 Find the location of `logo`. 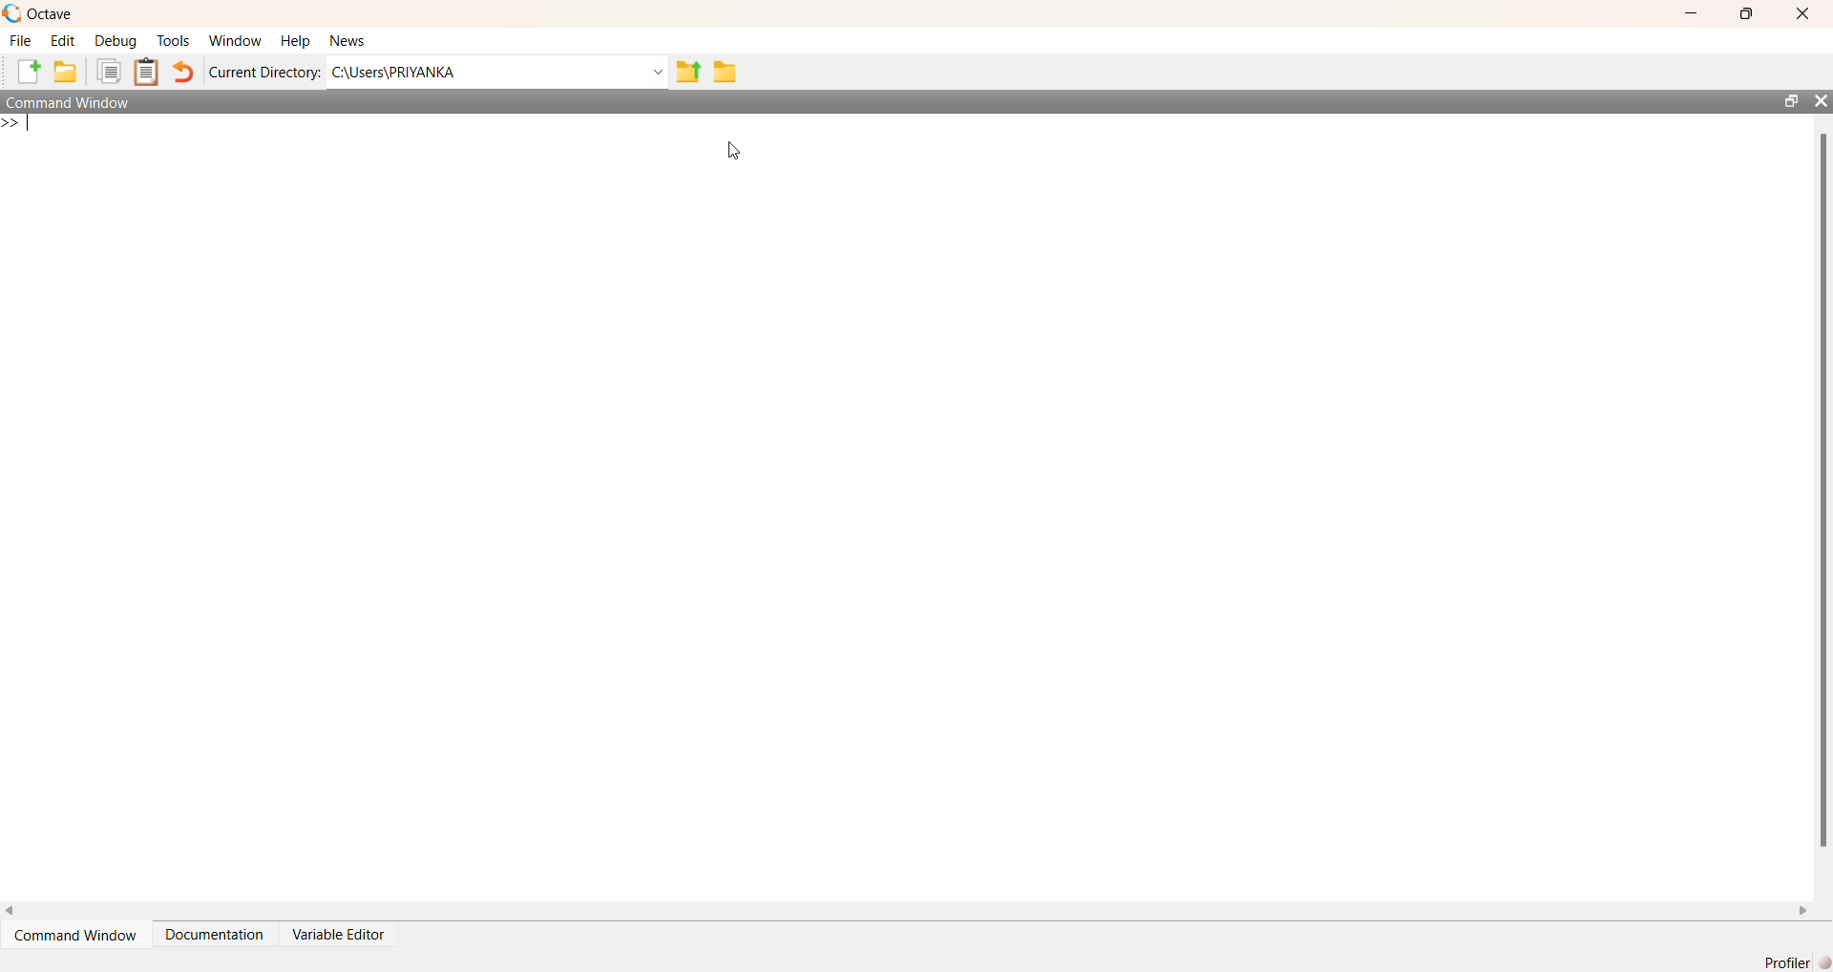

logo is located at coordinates (12, 13).